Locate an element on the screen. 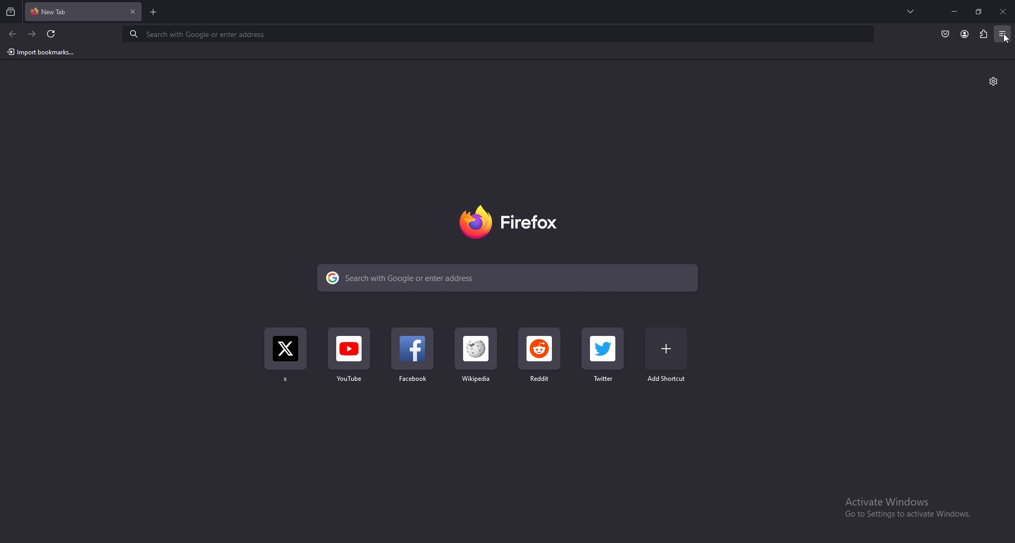 The width and height of the screenshot is (1015, 543). customize is located at coordinates (993, 81).